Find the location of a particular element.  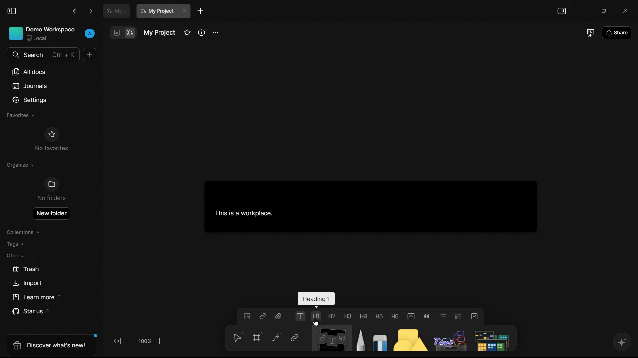

tags is located at coordinates (17, 244).